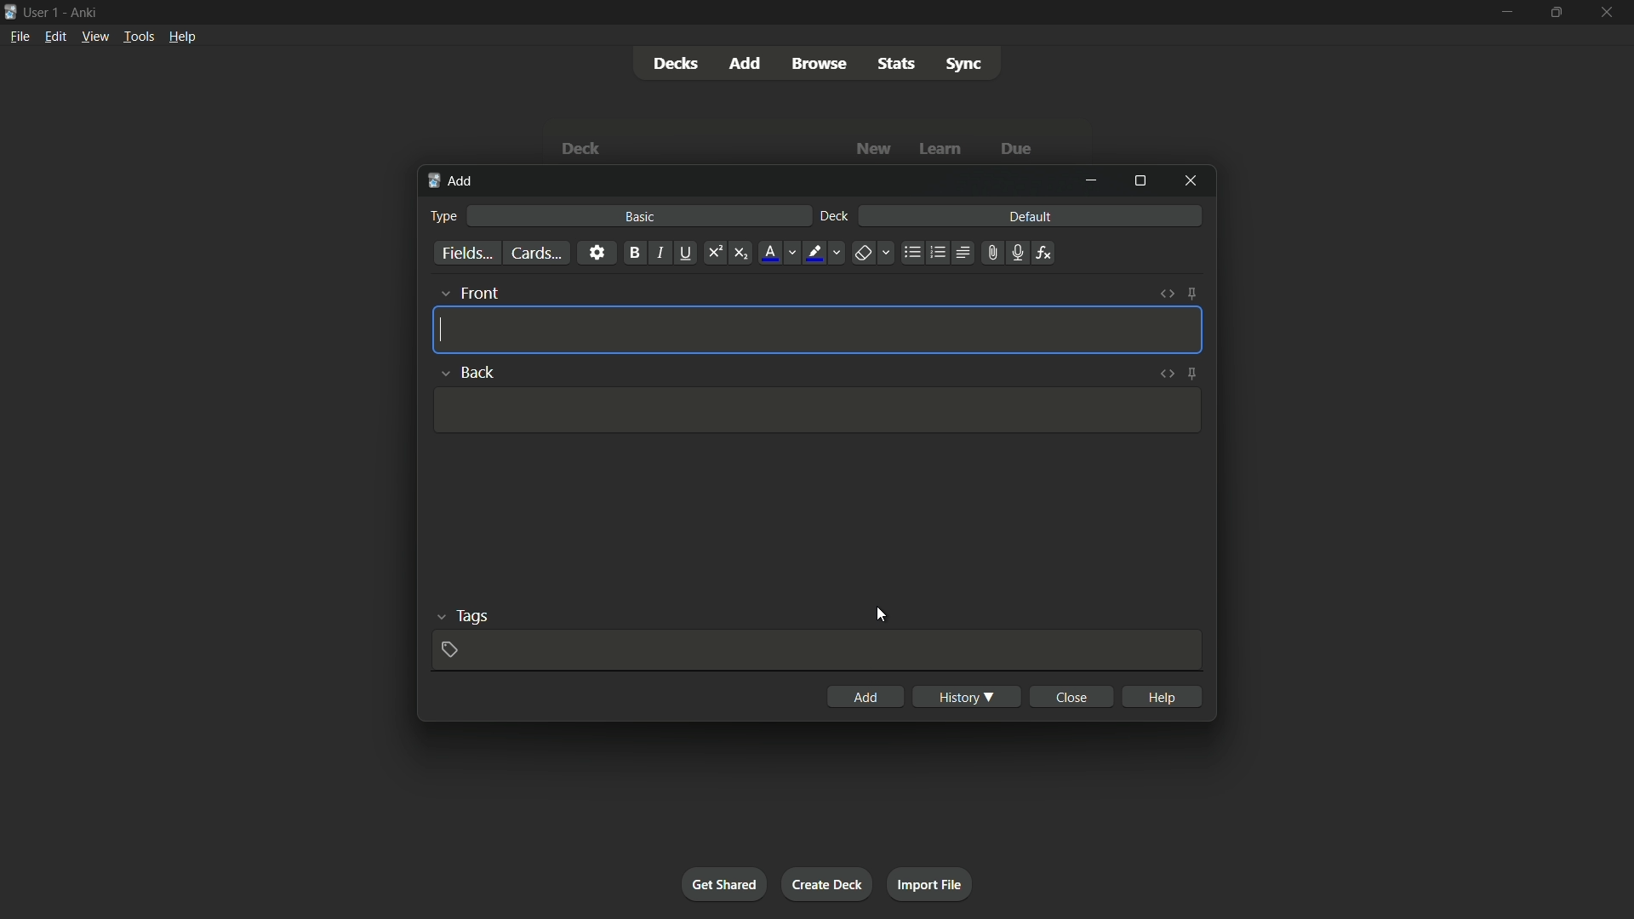  What do you see at coordinates (939, 252) in the screenshot?
I see `ordered list` at bounding box center [939, 252].